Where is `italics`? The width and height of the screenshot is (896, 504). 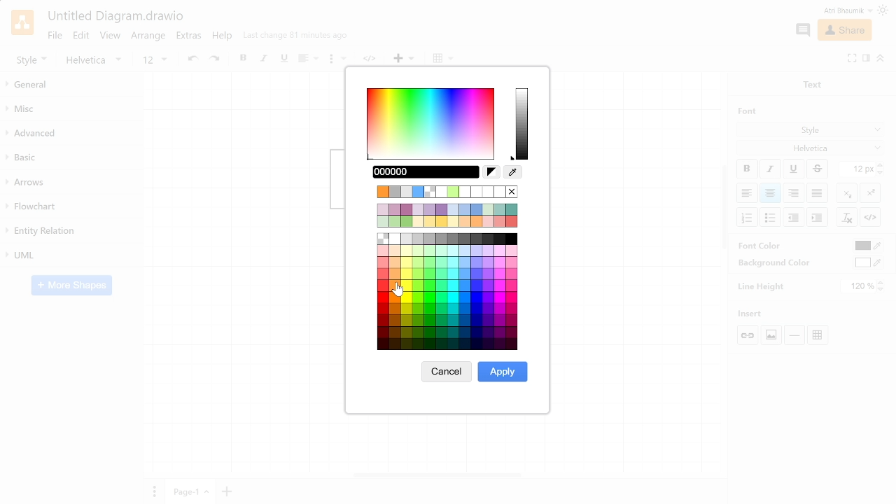 italics is located at coordinates (265, 59).